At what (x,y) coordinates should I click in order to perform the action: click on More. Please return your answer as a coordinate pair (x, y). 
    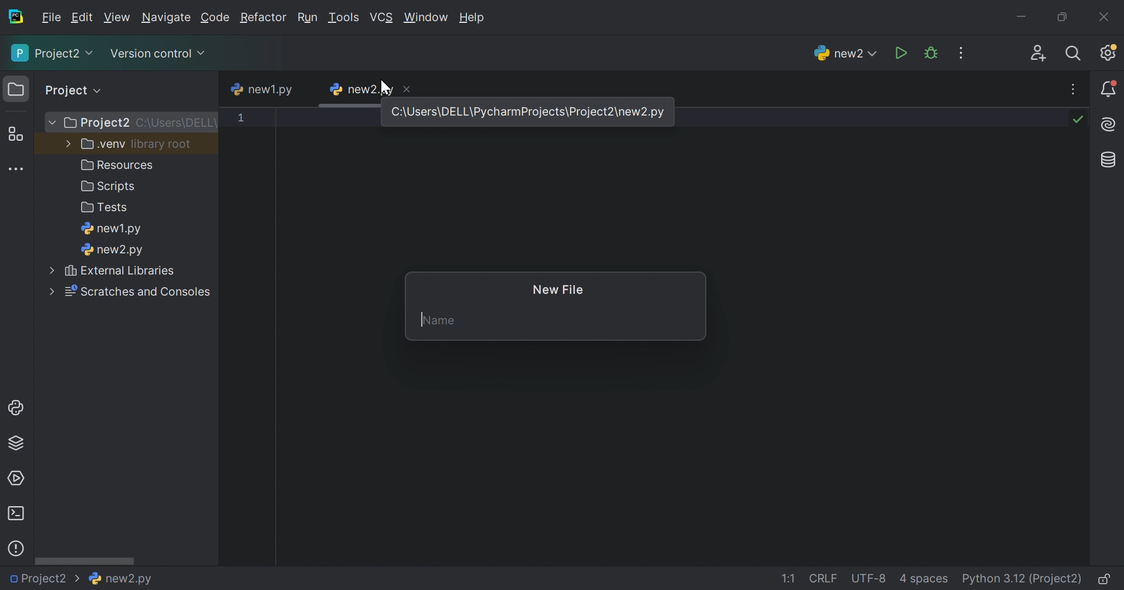
    Looking at the image, I should click on (52, 270).